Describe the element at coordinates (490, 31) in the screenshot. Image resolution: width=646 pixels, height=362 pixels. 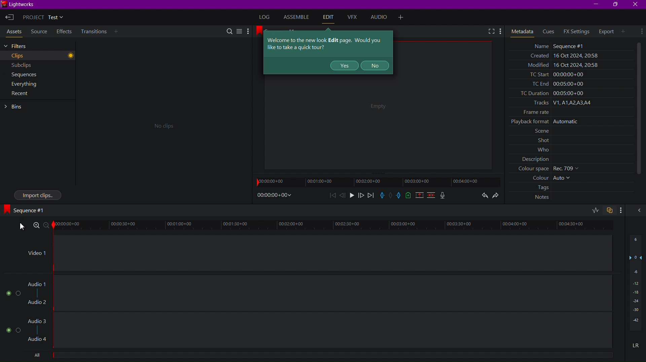
I see `Fullscreen` at that location.